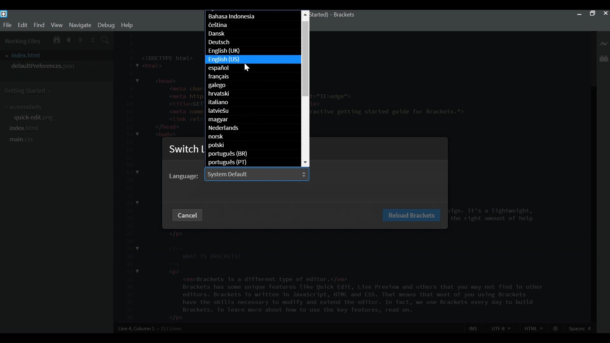  Describe the element at coordinates (252, 69) in the screenshot. I see `español` at that location.